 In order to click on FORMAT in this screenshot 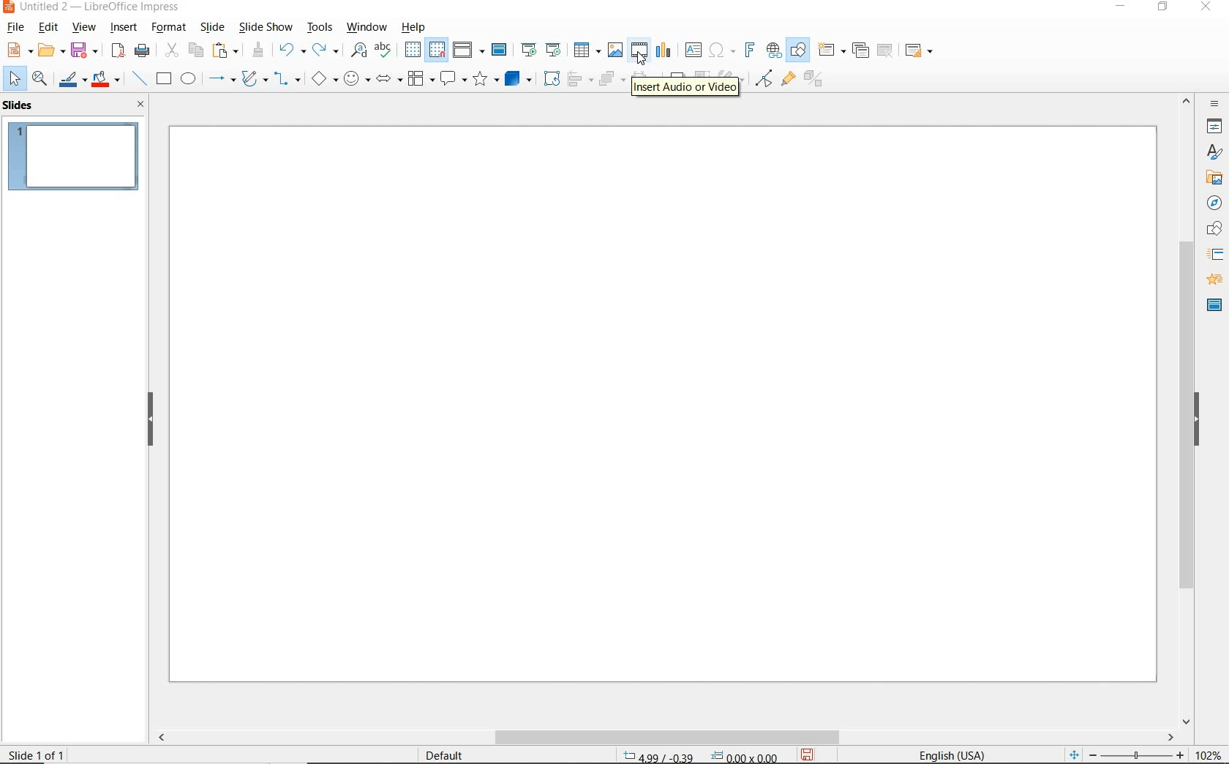, I will do `click(169, 27)`.